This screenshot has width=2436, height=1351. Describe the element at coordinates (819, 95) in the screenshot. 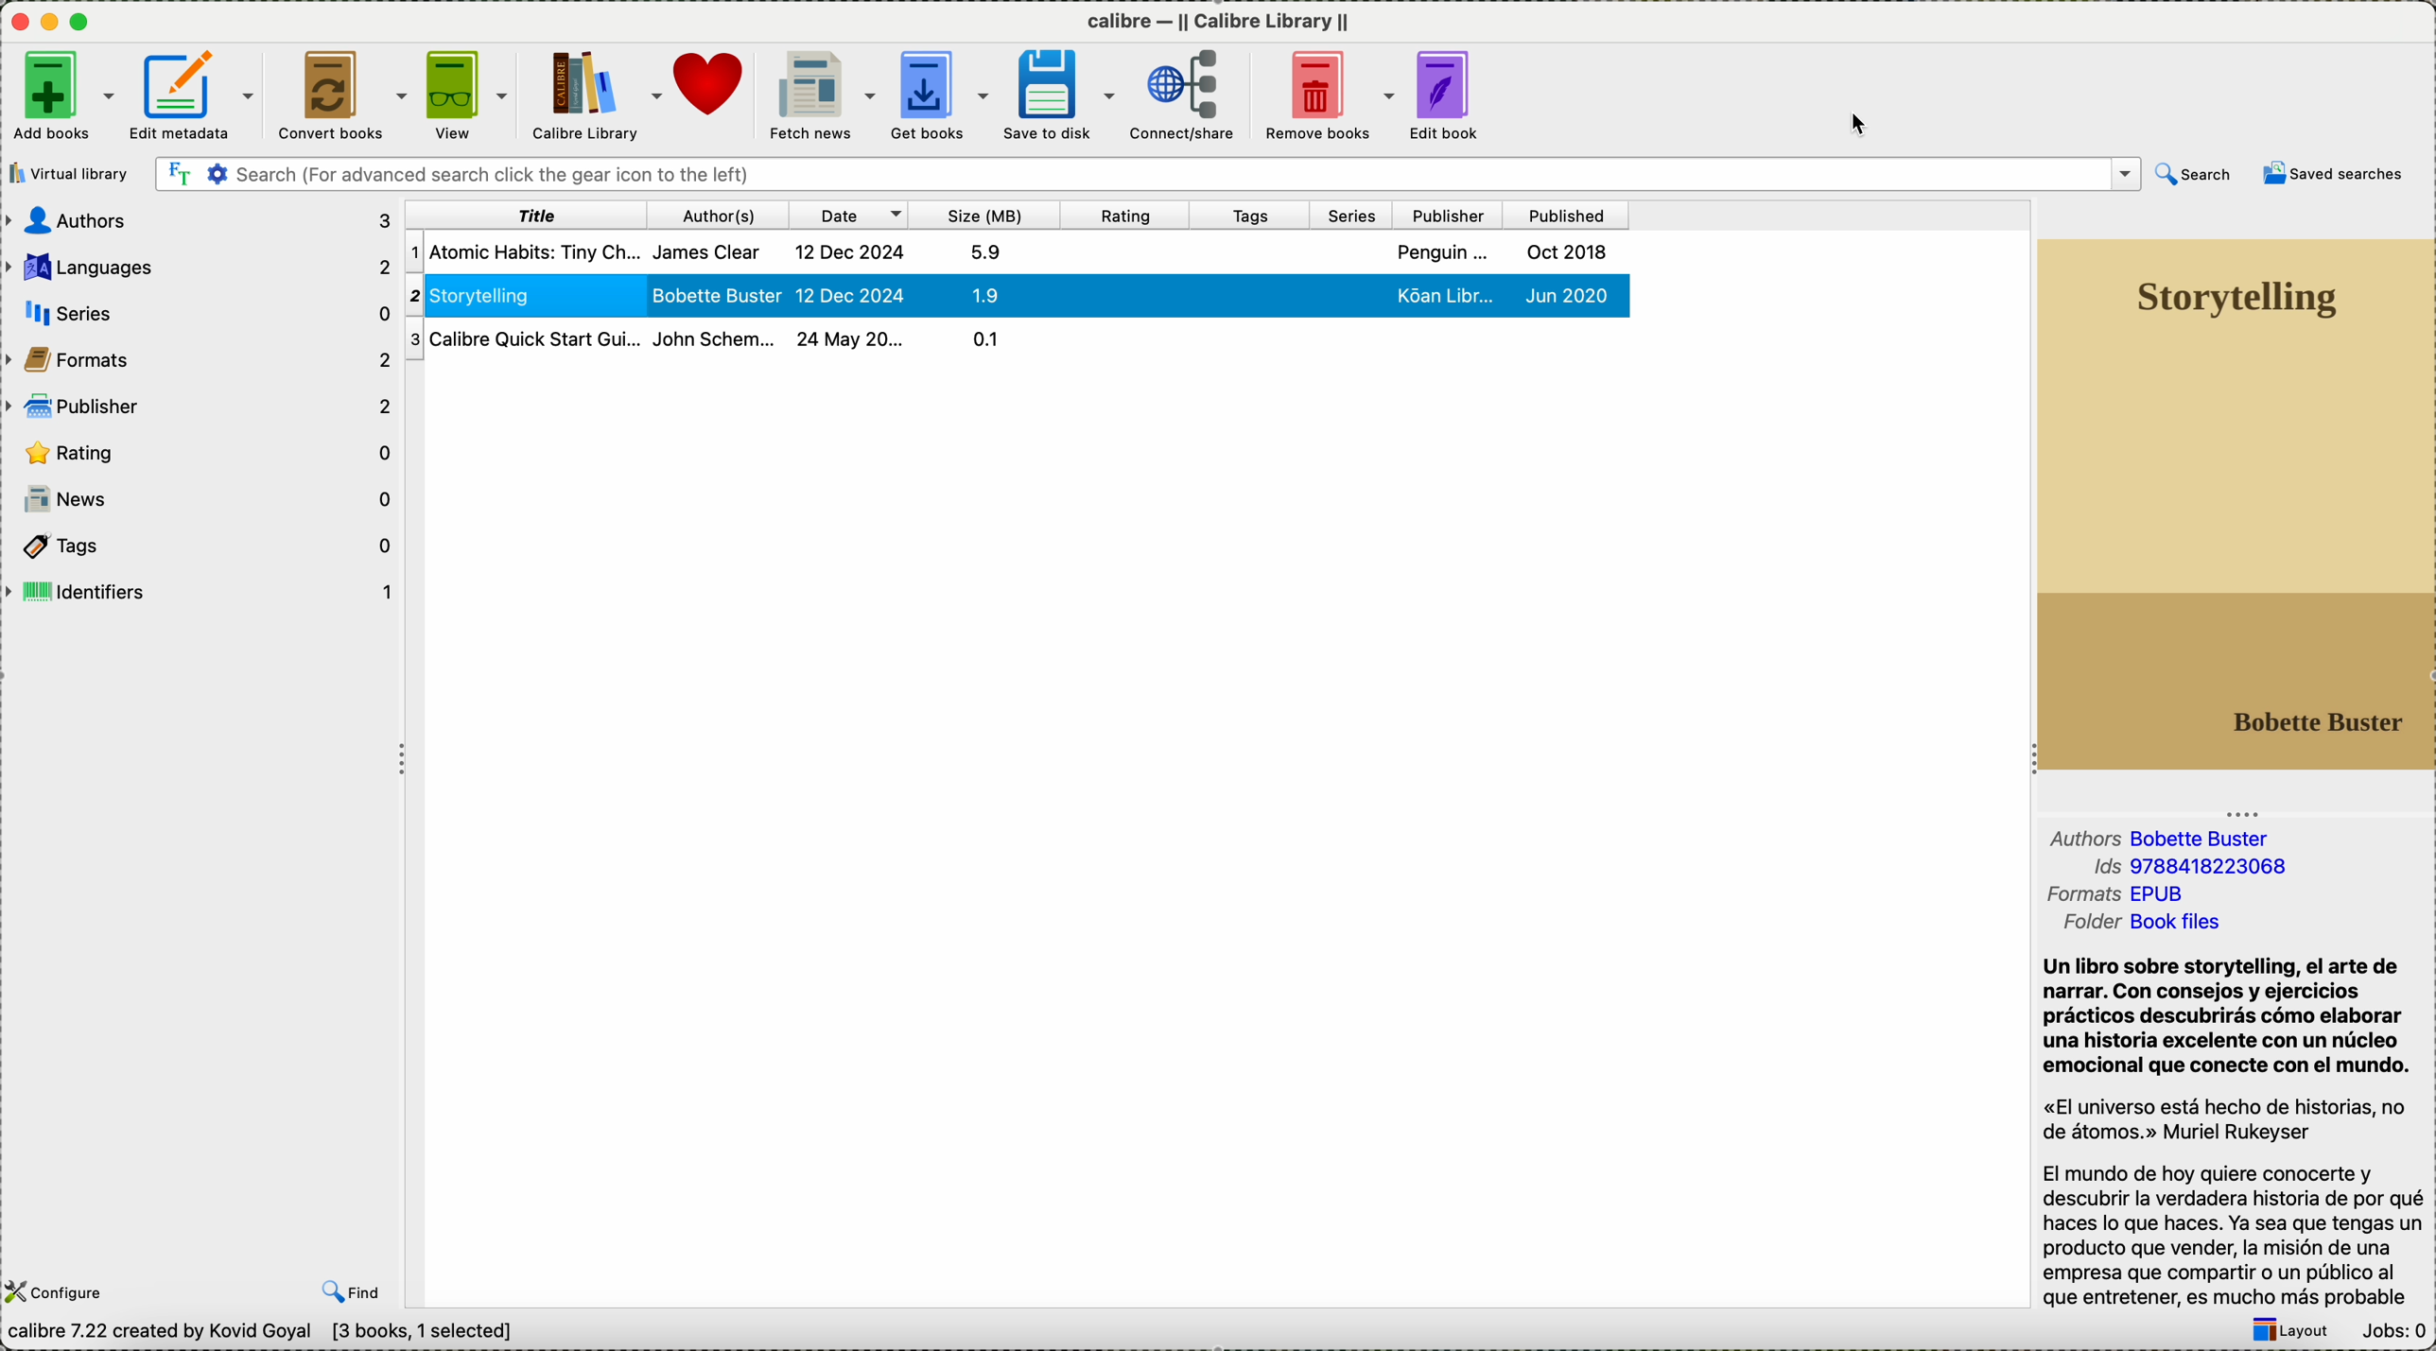

I see `fetch news` at that location.